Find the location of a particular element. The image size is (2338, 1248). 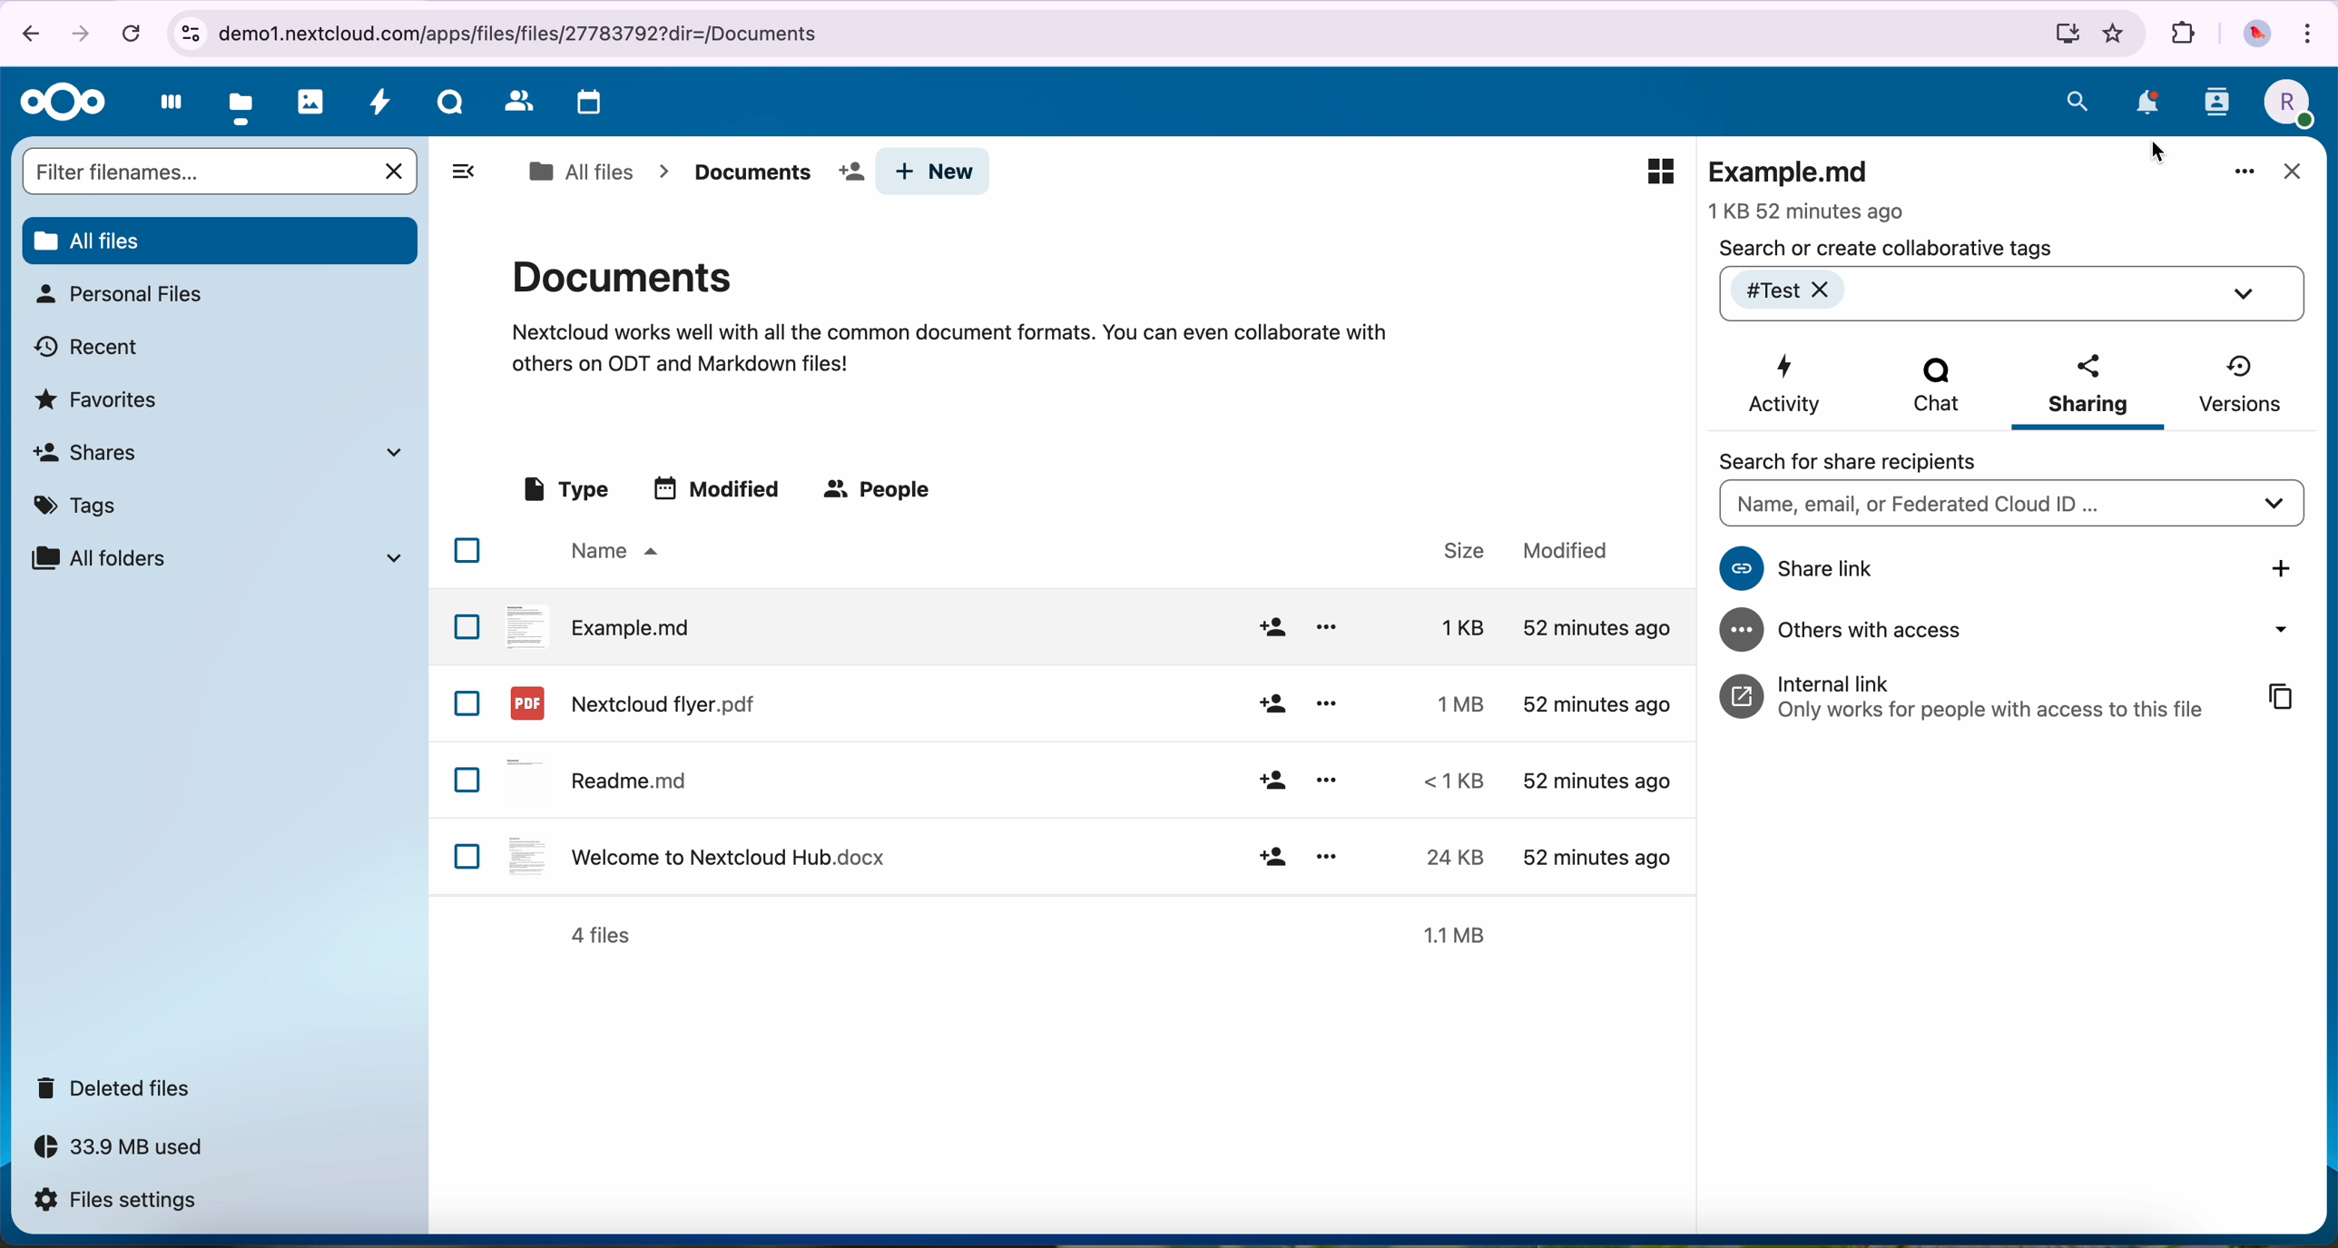

navigate foward is located at coordinates (84, 31).